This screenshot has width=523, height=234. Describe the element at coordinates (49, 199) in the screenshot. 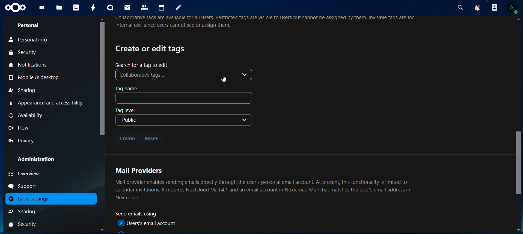

I see `basic settings` at that location.